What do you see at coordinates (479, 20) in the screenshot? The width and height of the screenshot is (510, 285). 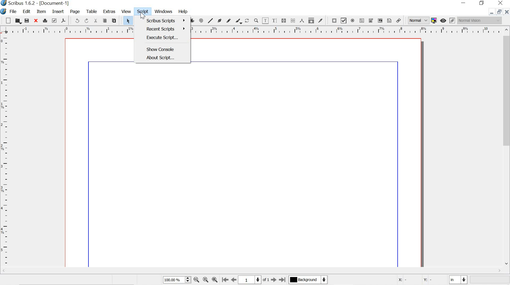 I see `Normal Vision` at bounding box center [479, 20].